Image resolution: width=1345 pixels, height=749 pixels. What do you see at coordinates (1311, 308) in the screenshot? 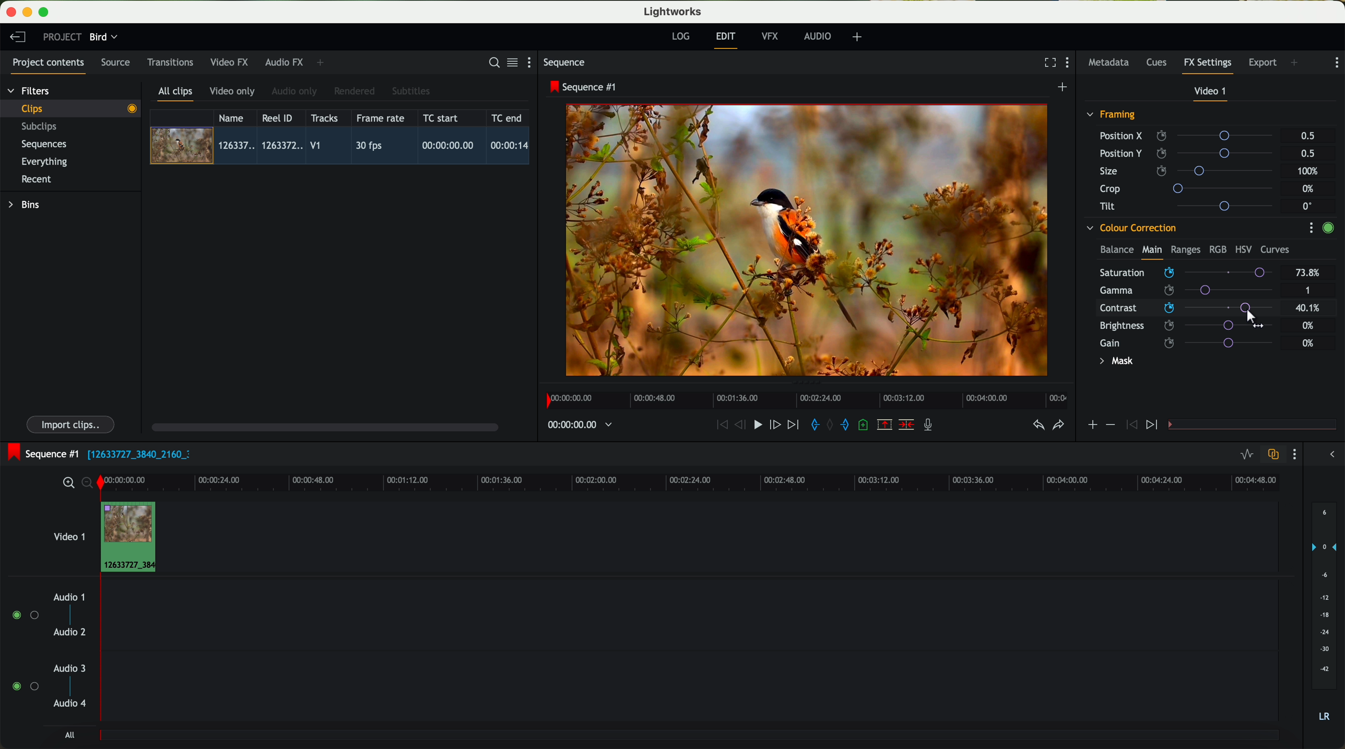
I see `40.1%` at bounding box center [1311, 308].